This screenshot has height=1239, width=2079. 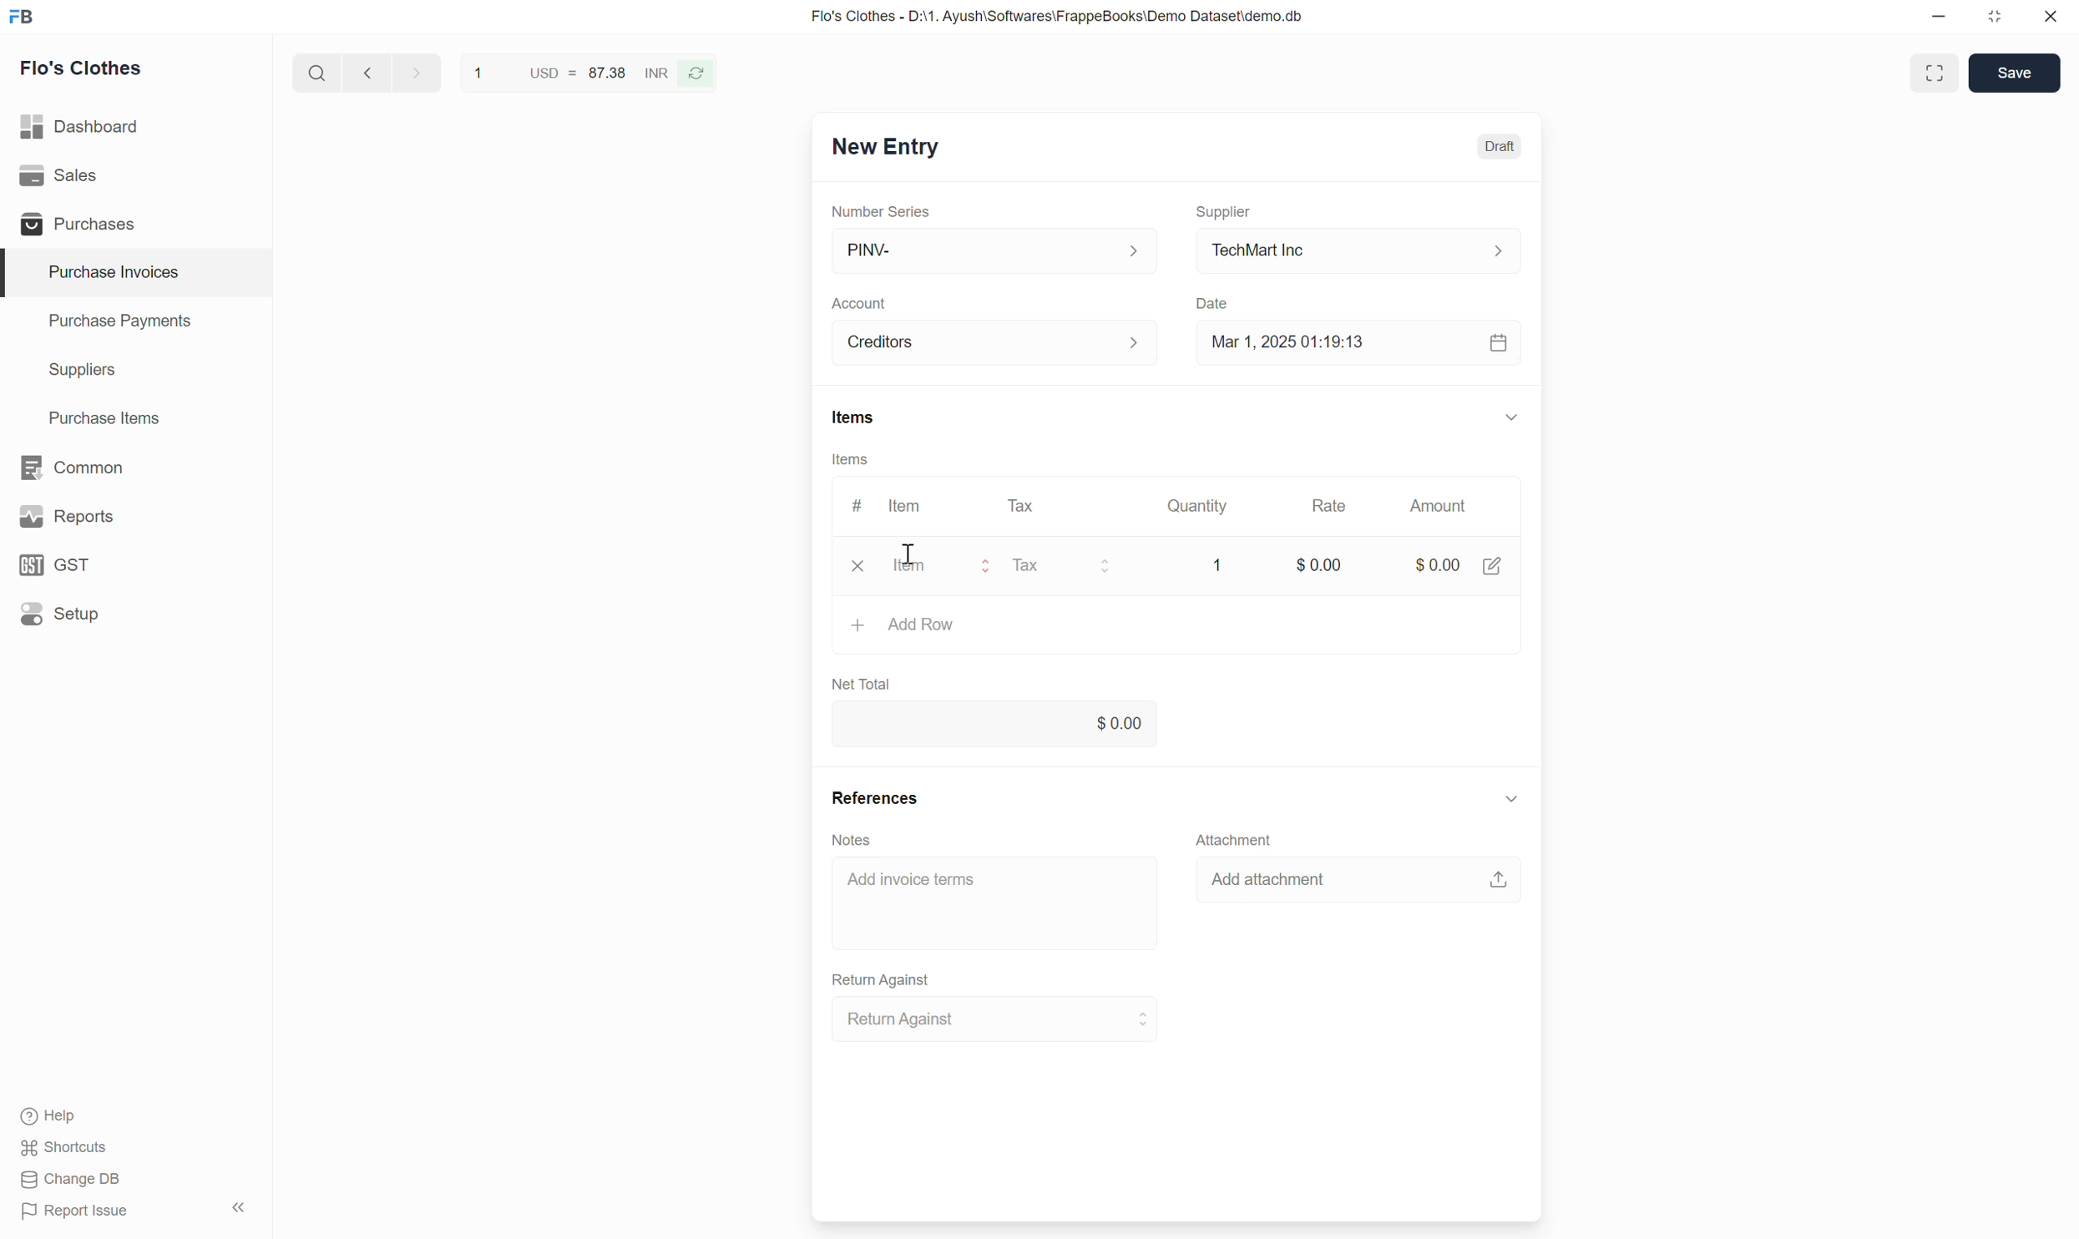 What do you see at coordinates (70, 371) in the screenshot?
I see `Suppliers` at bounding box center [70, 371].